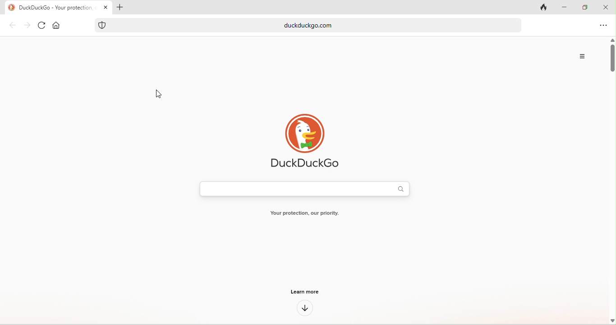  What do you see at coordinates (43, 24) in the screenshot?
I see `refresh` at bounding box center [43, 24].